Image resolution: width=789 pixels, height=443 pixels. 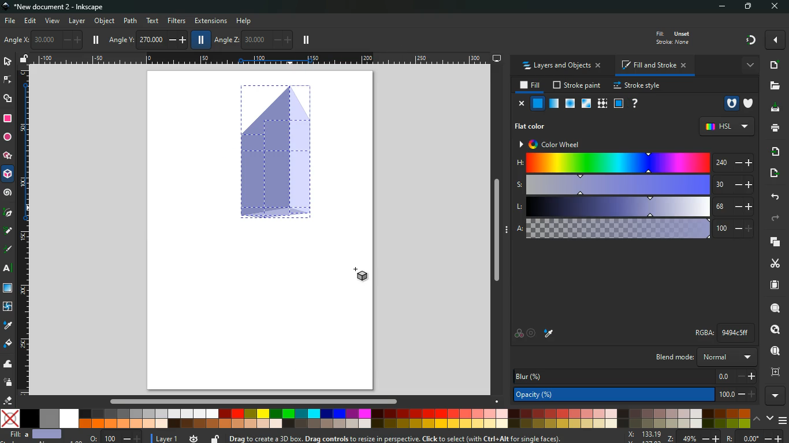 I want to click on Pic, so click(x=8, y=211).